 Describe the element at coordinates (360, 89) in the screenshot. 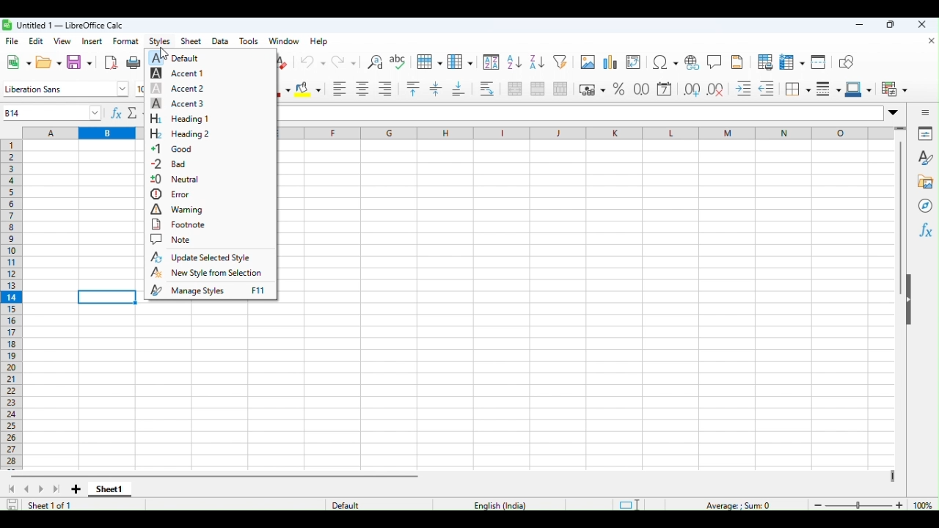

I see `Centre align` at that location.